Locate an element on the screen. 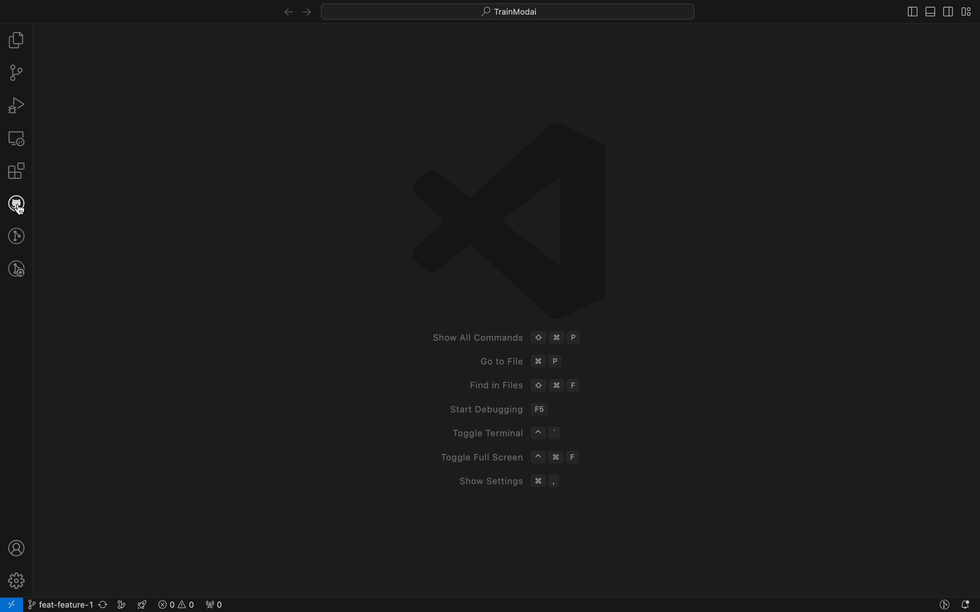 The image size is (980, 612). profile is located at coordinates (14, 548).